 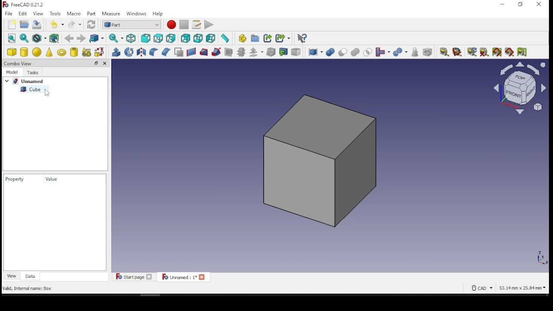 What do you see at coordinates (38, 24) in the screenshot?
I see `save` at bounding box center [38, 24].